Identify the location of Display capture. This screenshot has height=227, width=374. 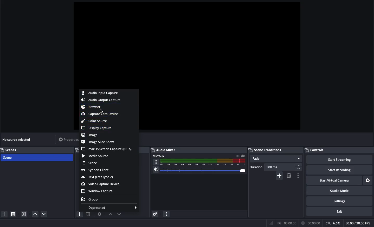
(98, 128).